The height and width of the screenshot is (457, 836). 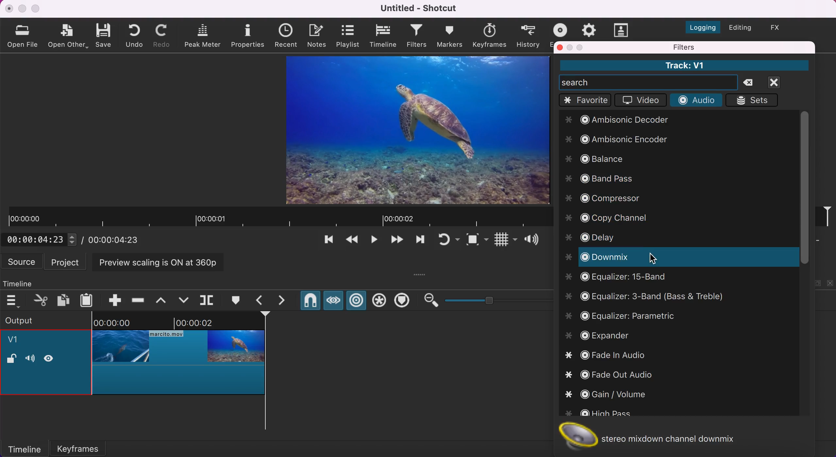 What do you see at coordinates (249, 35) in the screenshot?
I see `properties` at bounding box center [249, 35].